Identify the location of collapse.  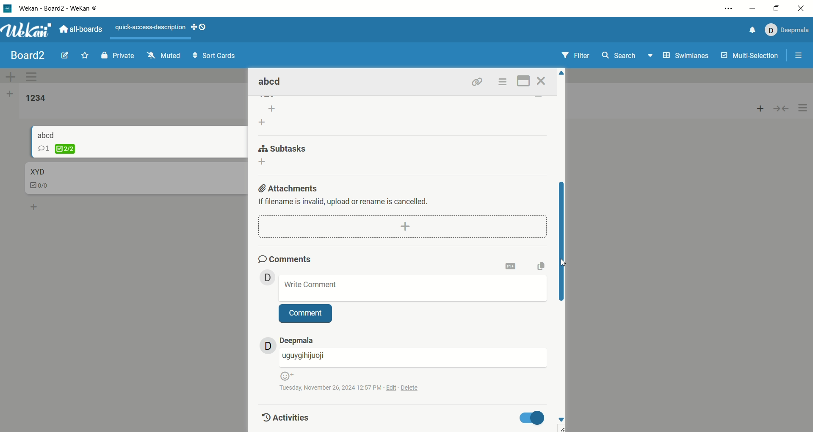
(785, 108).